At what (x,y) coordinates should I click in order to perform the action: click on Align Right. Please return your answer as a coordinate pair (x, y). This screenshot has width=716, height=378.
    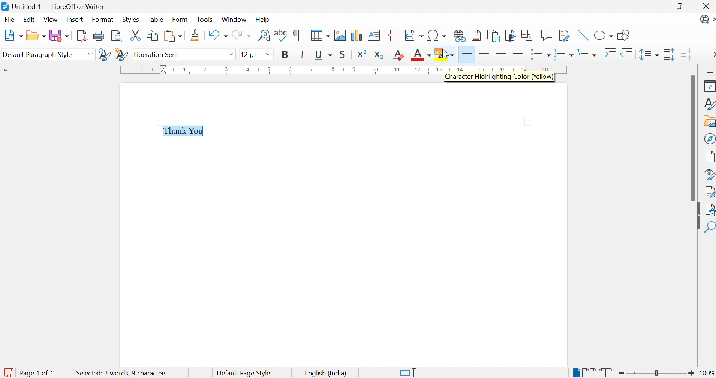
    Looking at the image, I should click on (502, 54).